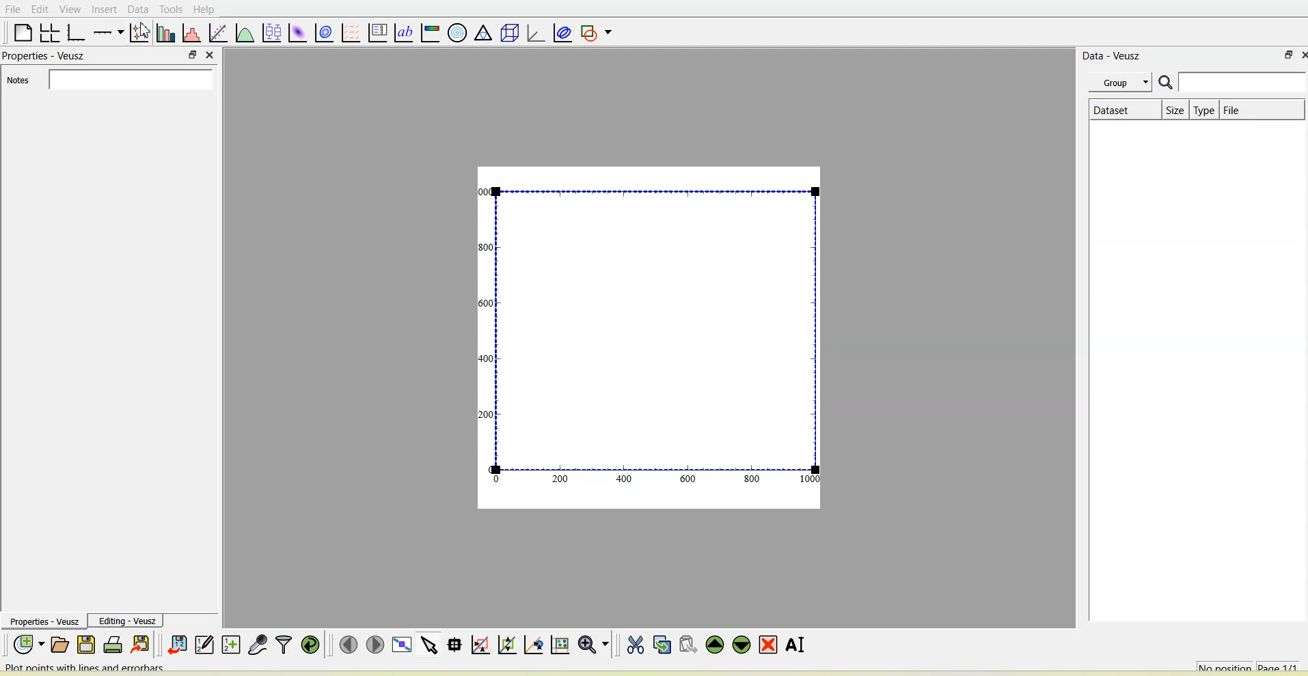 This screenshot has height=676, width=1308. I want to click on View plot full screen, so click(402, 645).